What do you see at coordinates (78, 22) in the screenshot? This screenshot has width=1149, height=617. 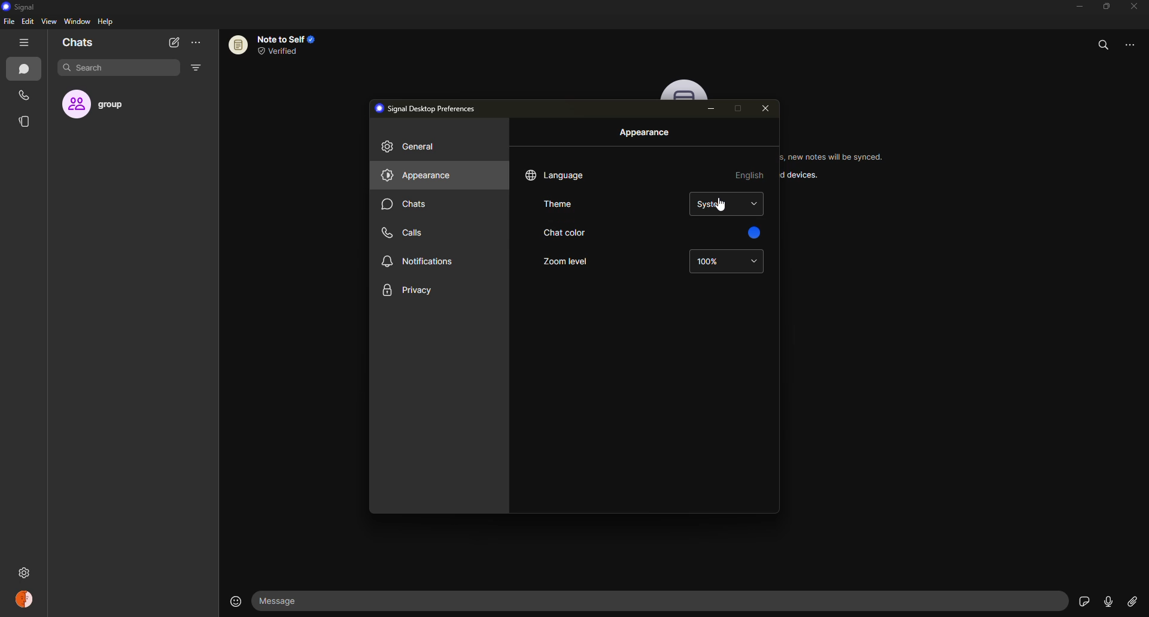 I see `window` at bounding box center [78, 22].